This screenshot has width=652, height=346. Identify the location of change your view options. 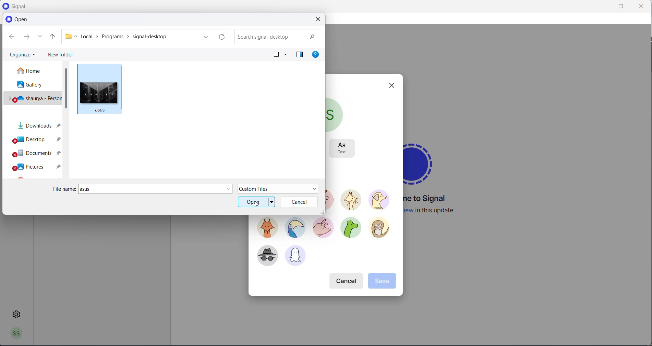
(287, 55).